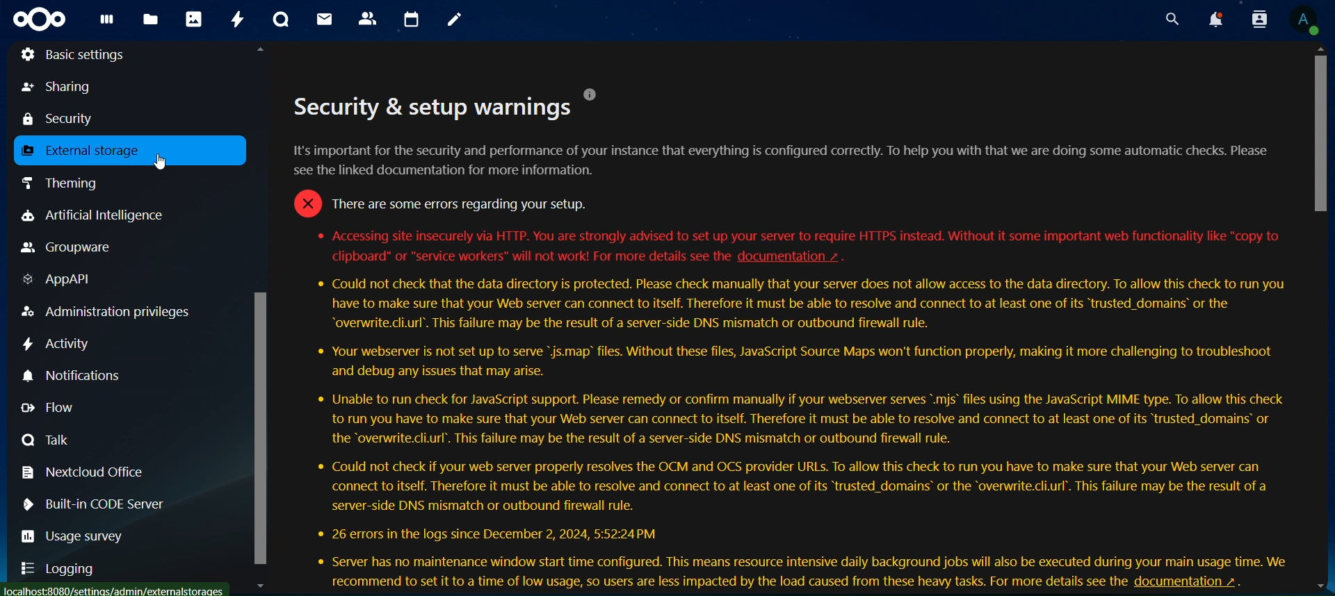 This screenshot has height=596, width=1335. What do you see at coordinates (74, 54) in the screenshot?
I see `basic settings` at bounding box center [74, 54].